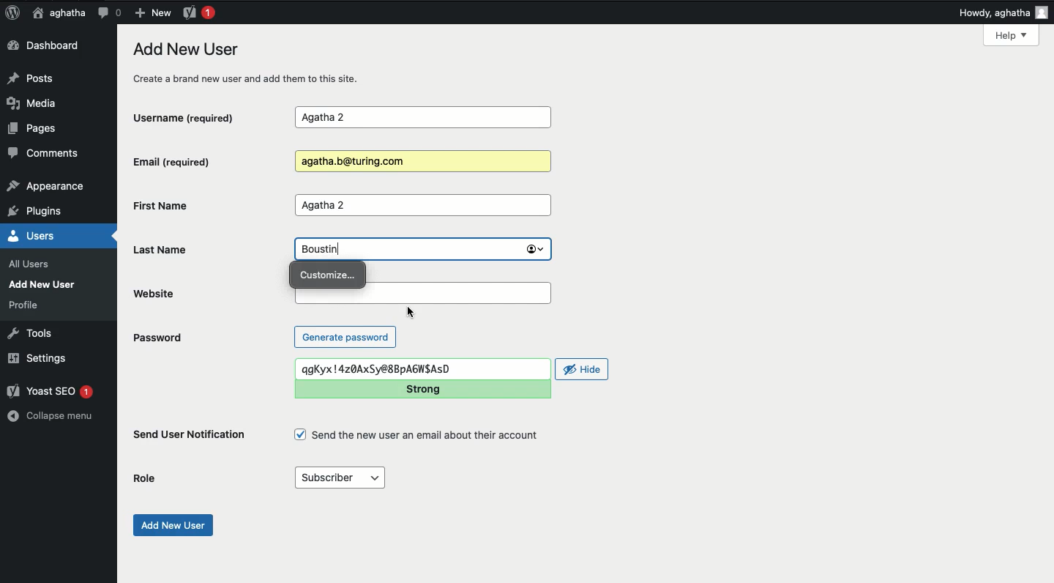 The height and width of the screenshot is (583, 1054). I want to click on appearance, so click(46, 187).